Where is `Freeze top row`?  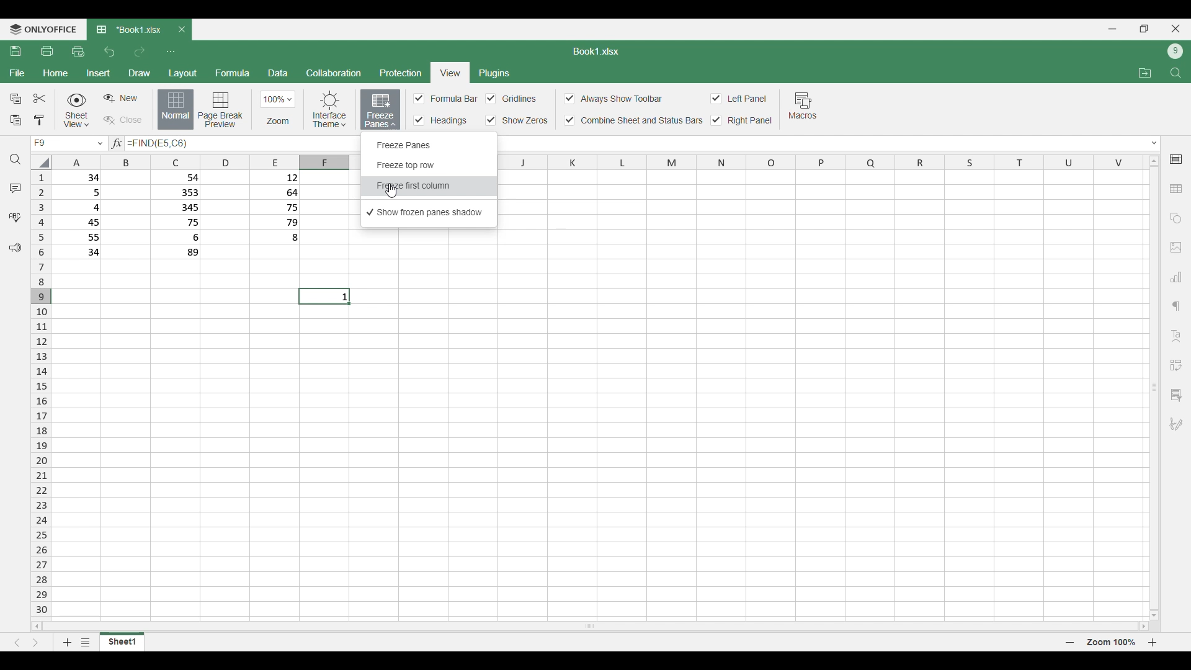
Freeze top row is located at coordinates (429, 165).